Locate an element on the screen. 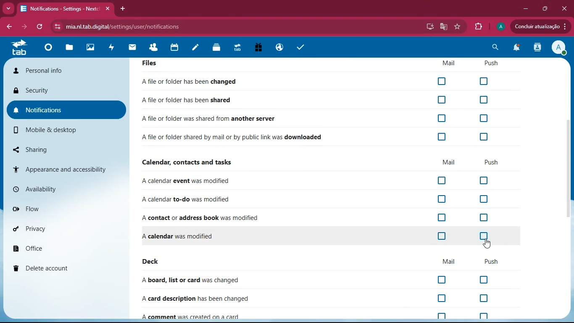 The width and height of the screenshot is (574, 323). availability is located at coordinates (59, 189).